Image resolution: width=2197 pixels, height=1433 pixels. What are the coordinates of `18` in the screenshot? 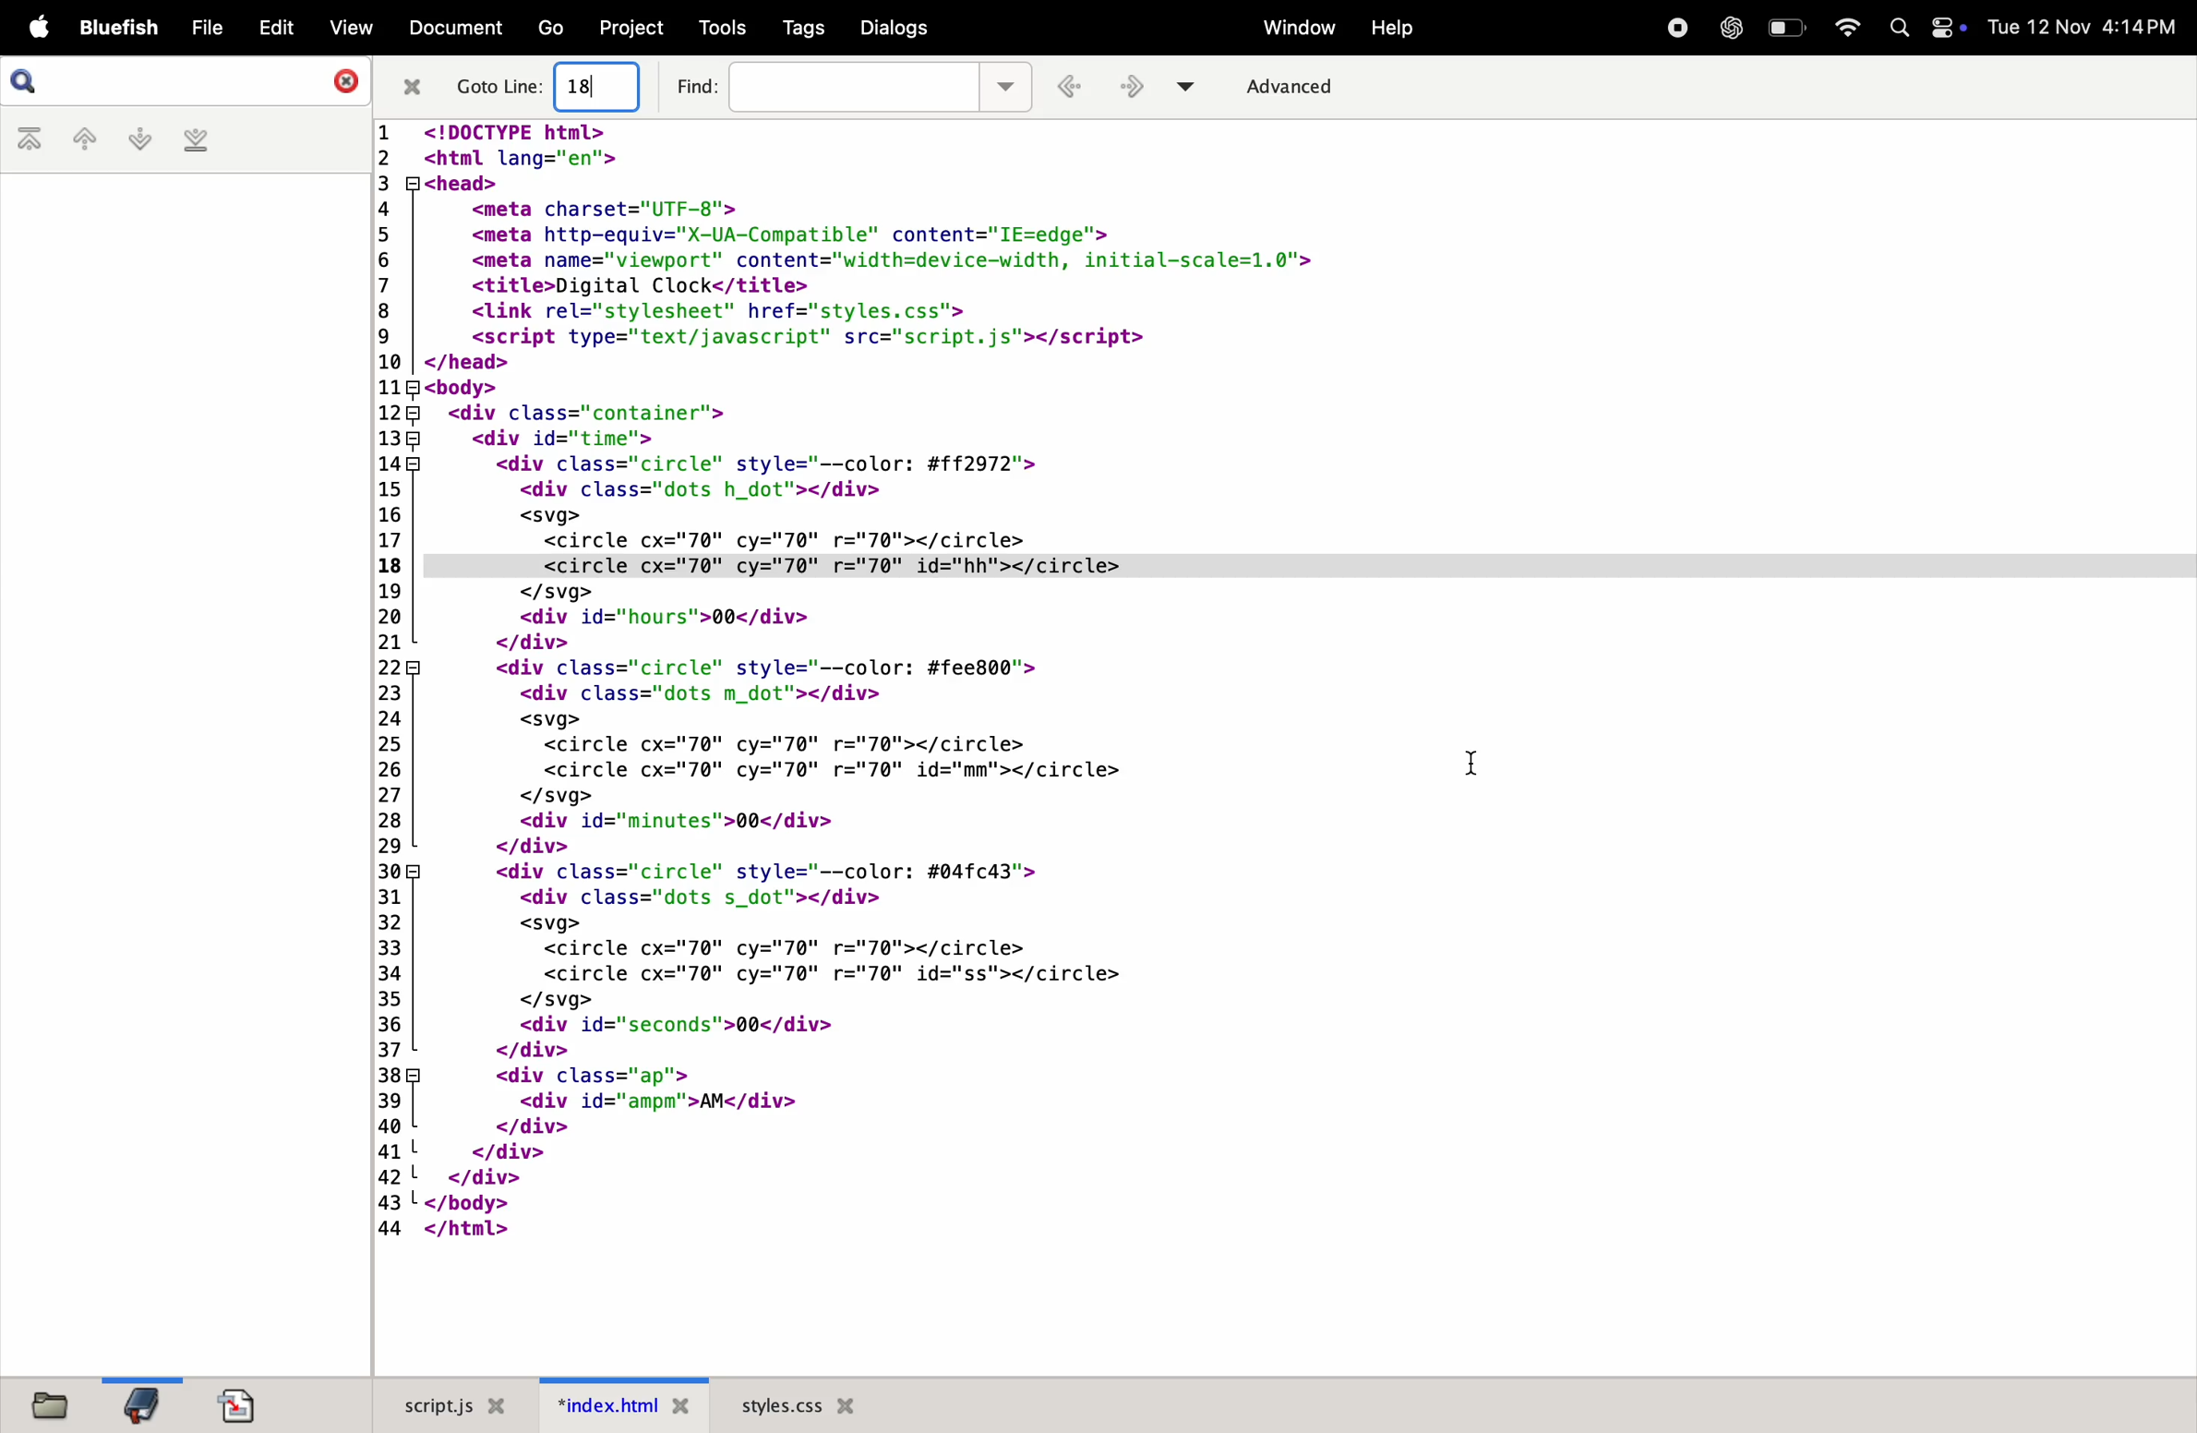 It's located at (585, 86).